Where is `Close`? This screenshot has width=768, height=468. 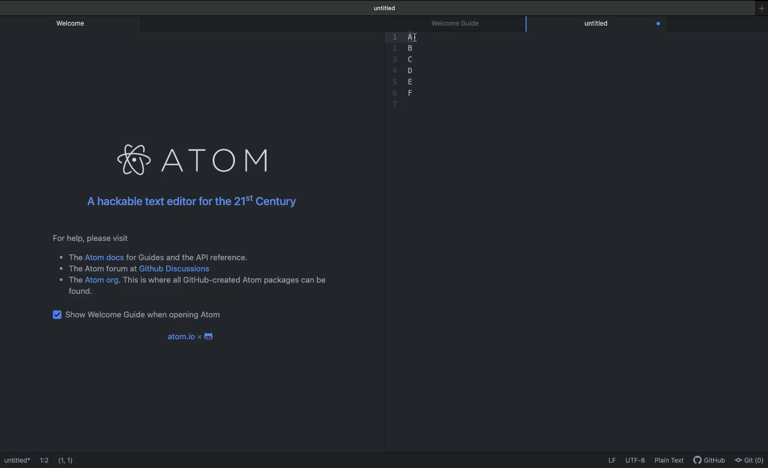
Close is located at coordinates (659, 24).